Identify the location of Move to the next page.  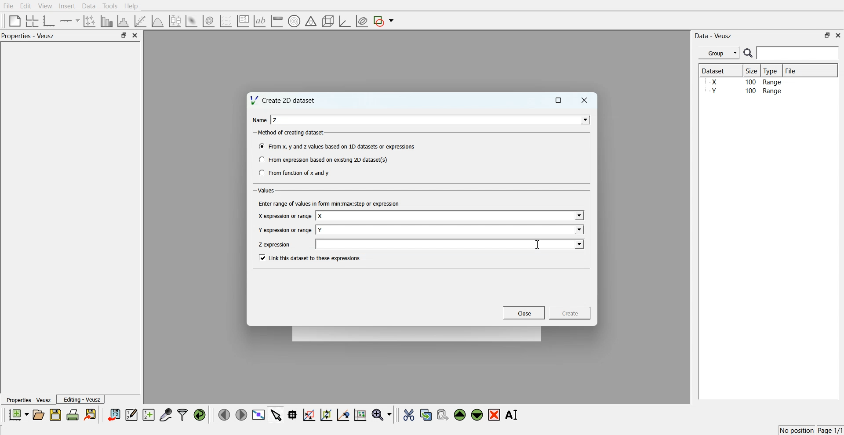
(241, 414).